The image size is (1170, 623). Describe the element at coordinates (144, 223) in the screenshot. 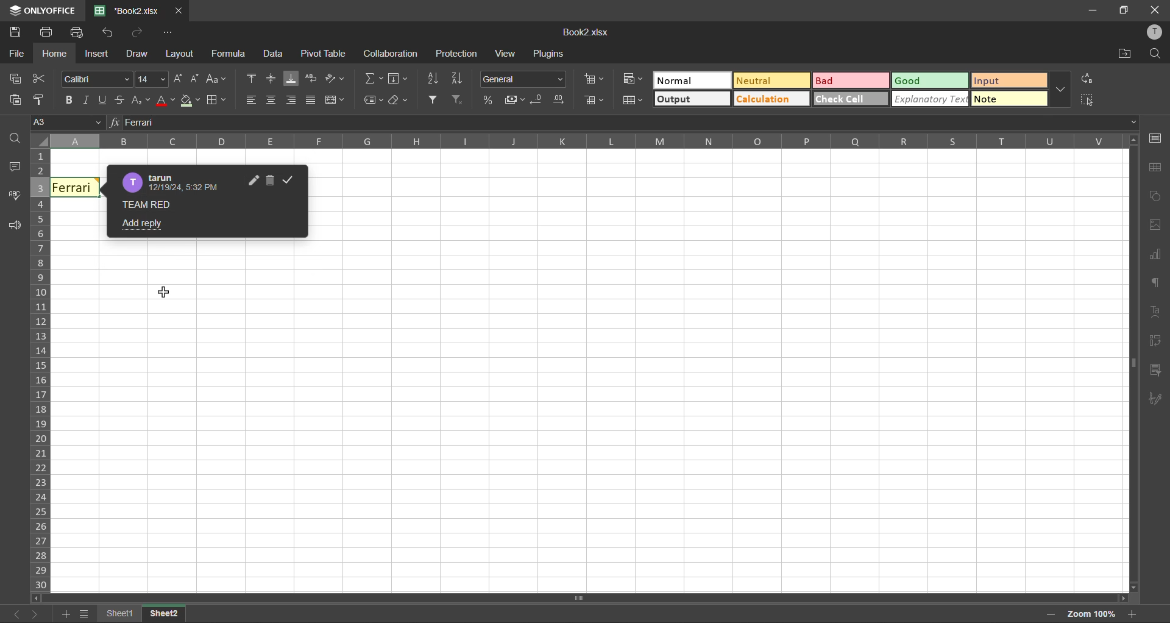

I see `add reply` at that location.